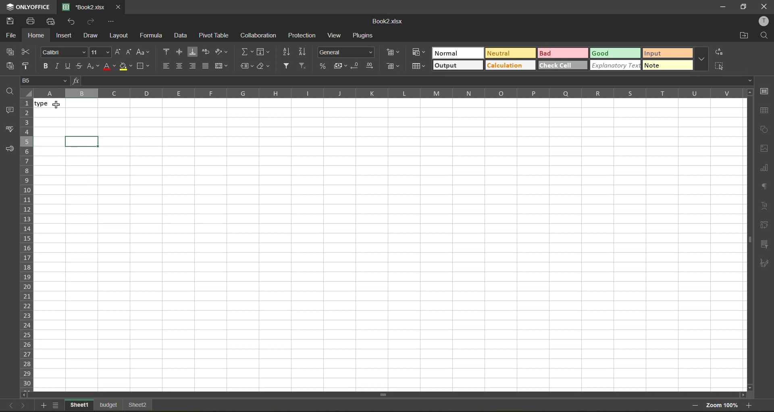  What do you see at coordinates (10, 150) in the screenshot?
I see `feedback` at bounding box center [10, 150].